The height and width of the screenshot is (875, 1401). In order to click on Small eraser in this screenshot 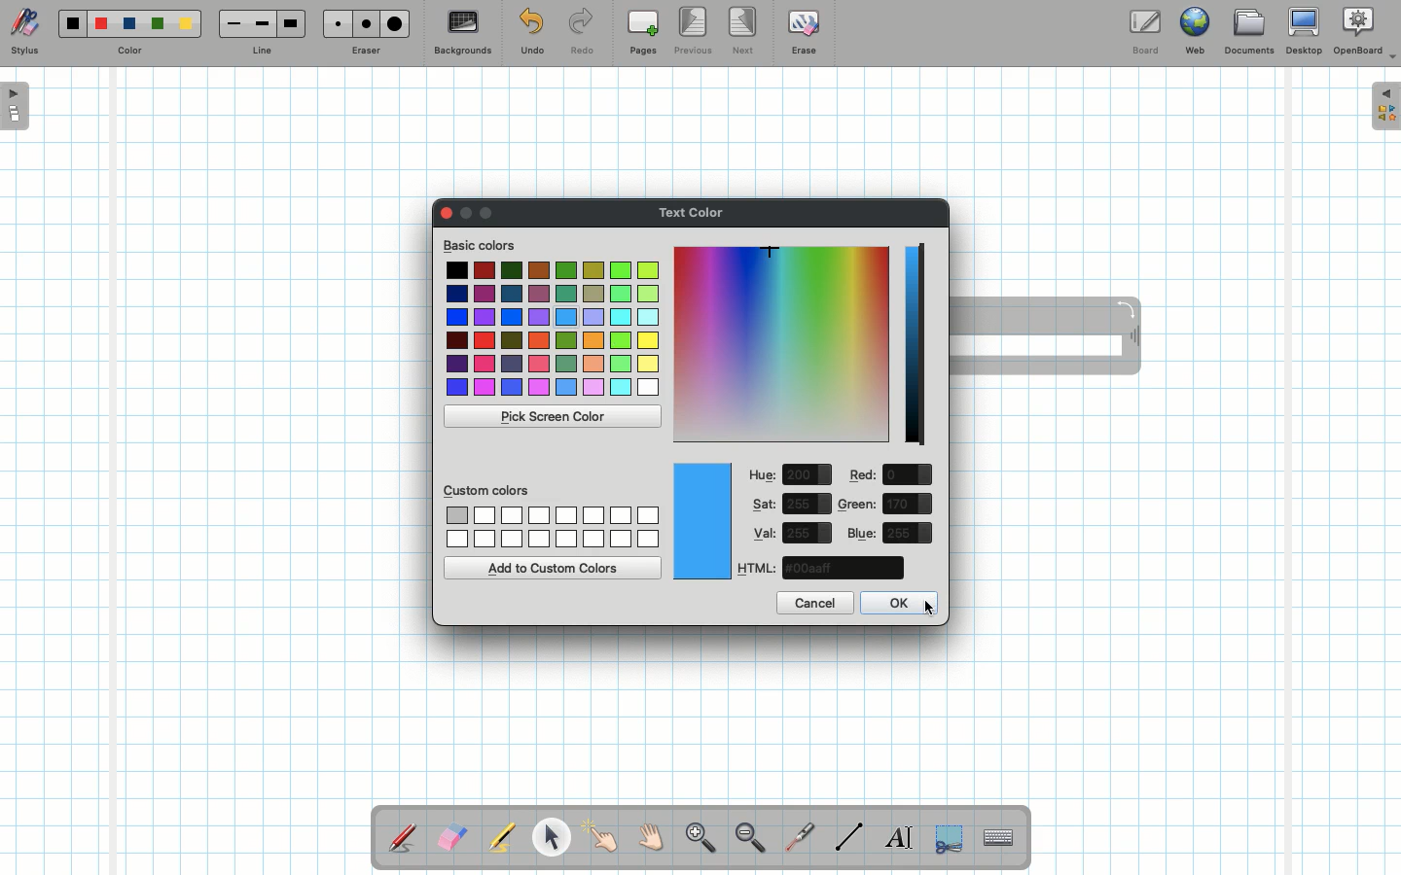, I will do `click(333, 23)`.